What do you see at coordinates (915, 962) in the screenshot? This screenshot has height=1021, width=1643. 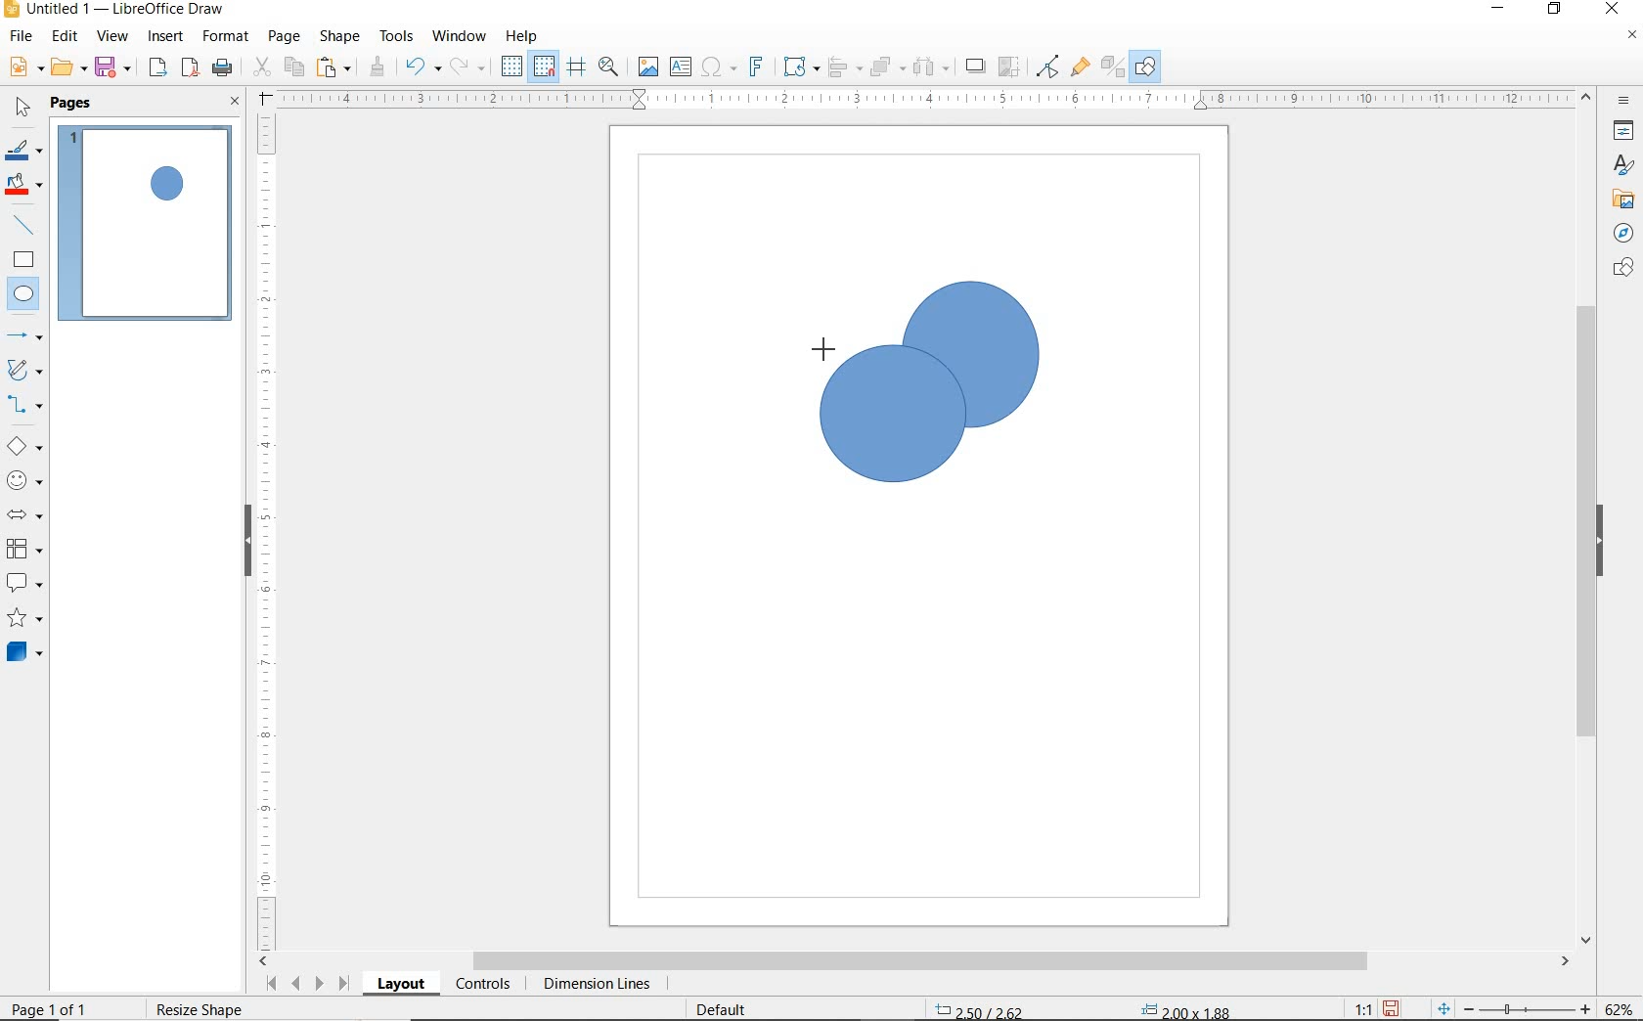 I see `SCROLLBAR` at bounding box center [915, 962].